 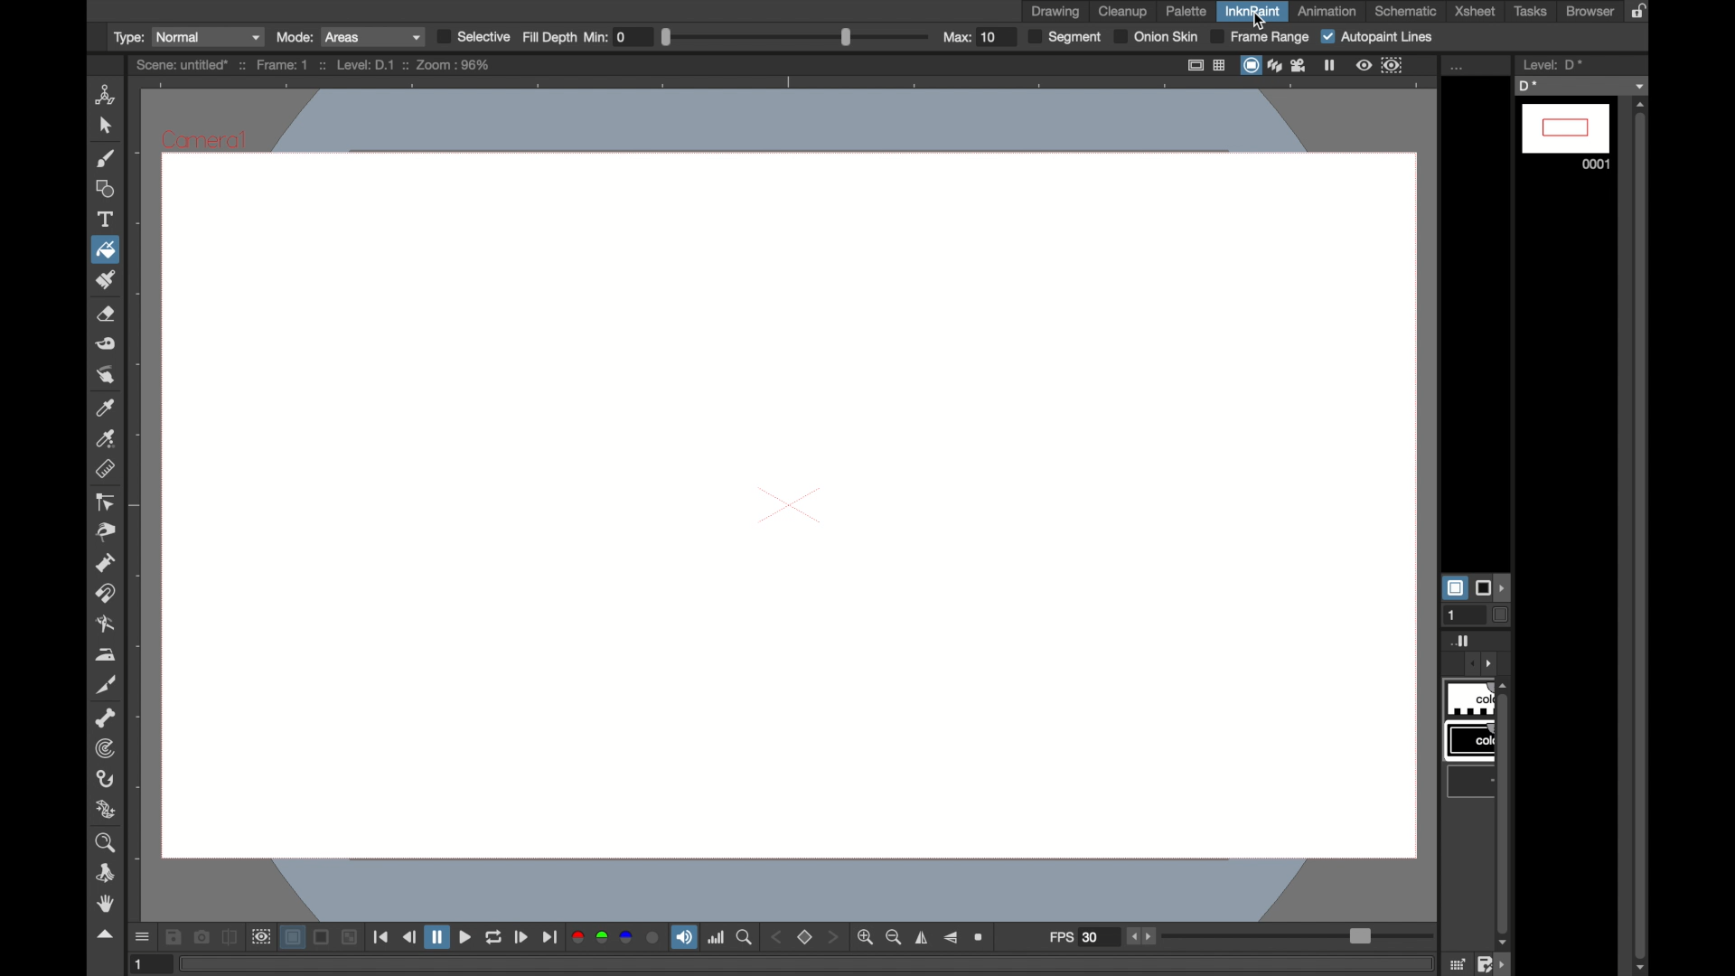 What do you see at coordinates (1186, 11) in the screenshot?
I see `palette` at bounding box center [1186, 11].